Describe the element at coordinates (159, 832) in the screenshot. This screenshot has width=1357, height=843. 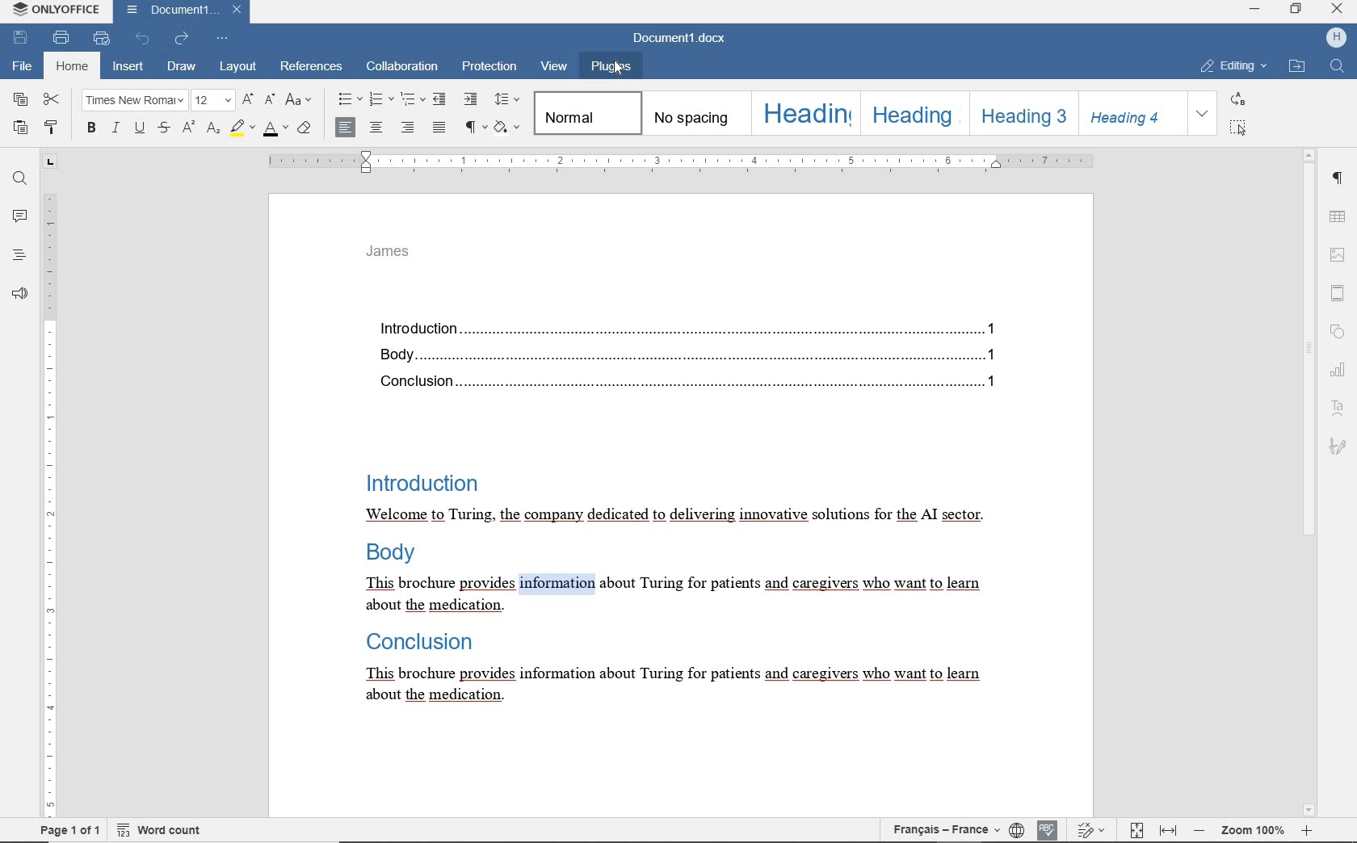
I see `WORD COUNT` at that location.